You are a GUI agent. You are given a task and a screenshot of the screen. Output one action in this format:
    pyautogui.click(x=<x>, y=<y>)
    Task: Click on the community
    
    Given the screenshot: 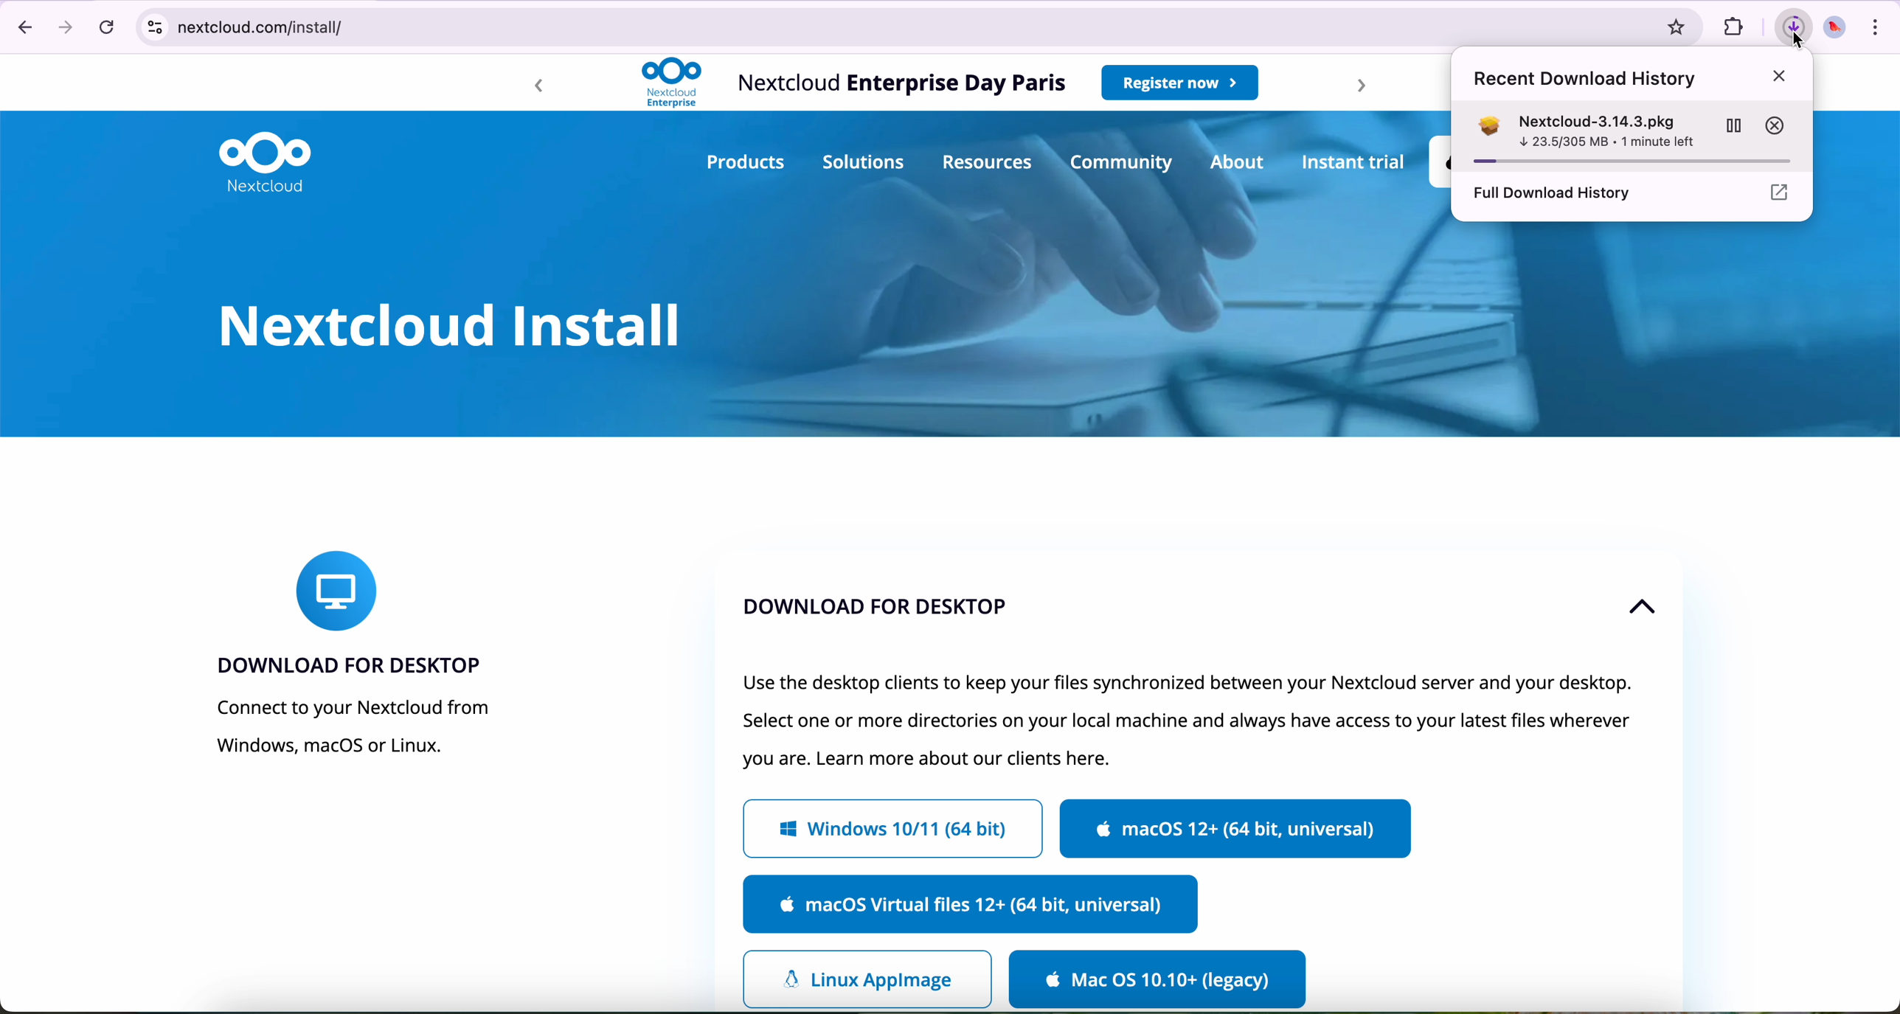 What is the action you would take?
    pyautogui.click(x=1123, y=162)
    